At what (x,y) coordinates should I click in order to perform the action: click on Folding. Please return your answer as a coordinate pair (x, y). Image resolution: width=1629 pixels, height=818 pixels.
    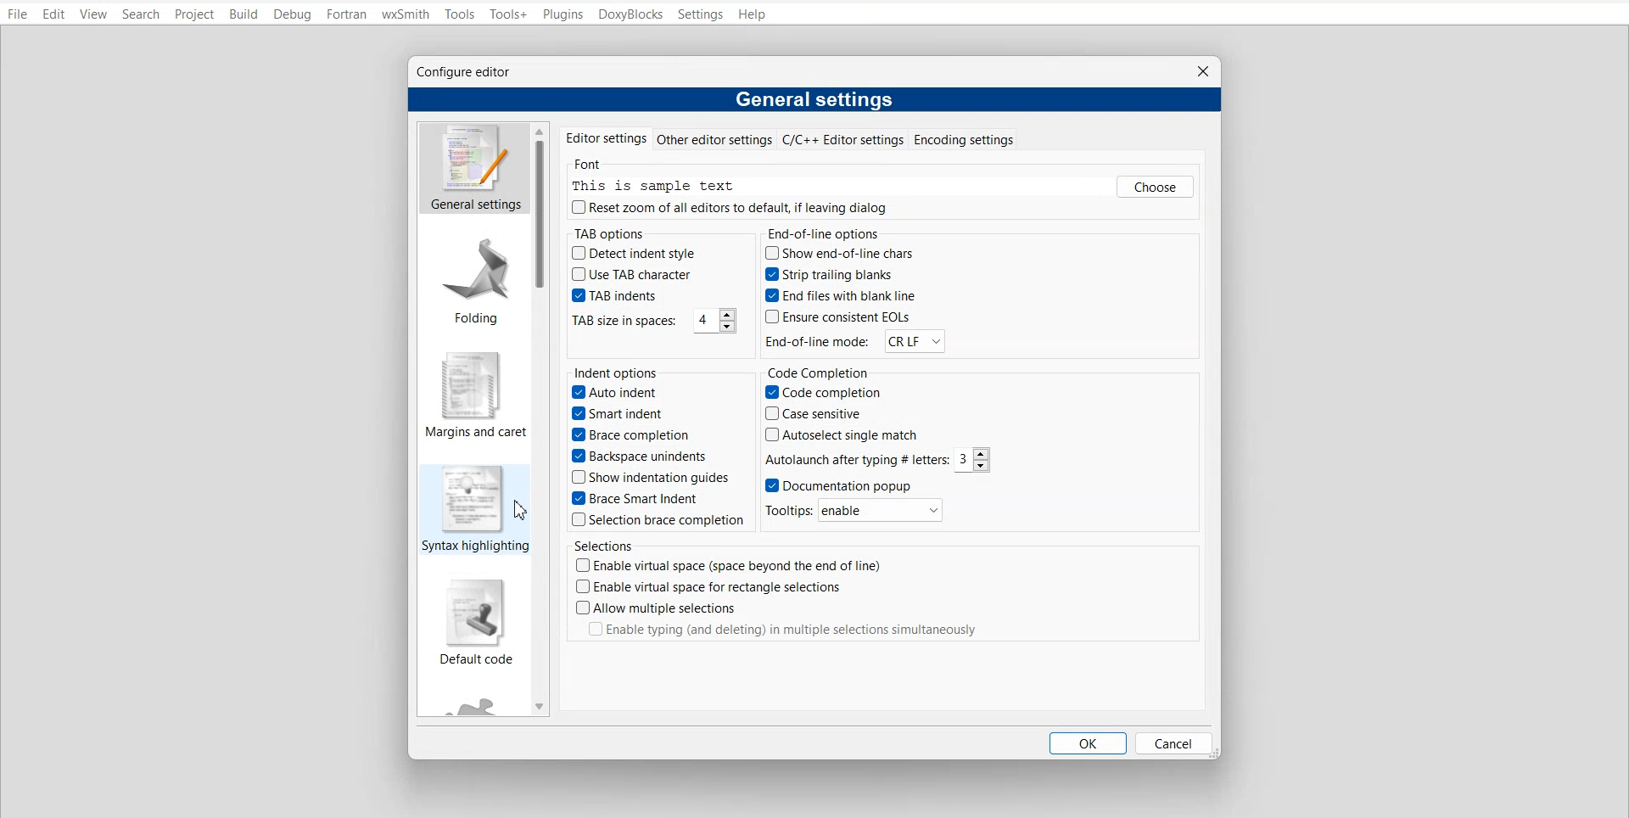
    Looking at the image, I should click on (473, 274).